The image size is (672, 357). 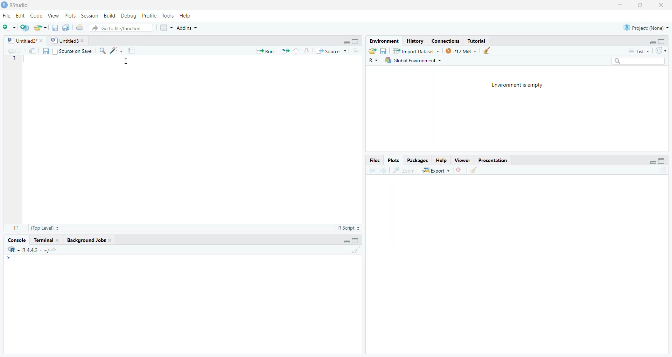 What do you see at coordinates (101, 50) in the screenshot?
I see `search` at bounding box center [101, 50].